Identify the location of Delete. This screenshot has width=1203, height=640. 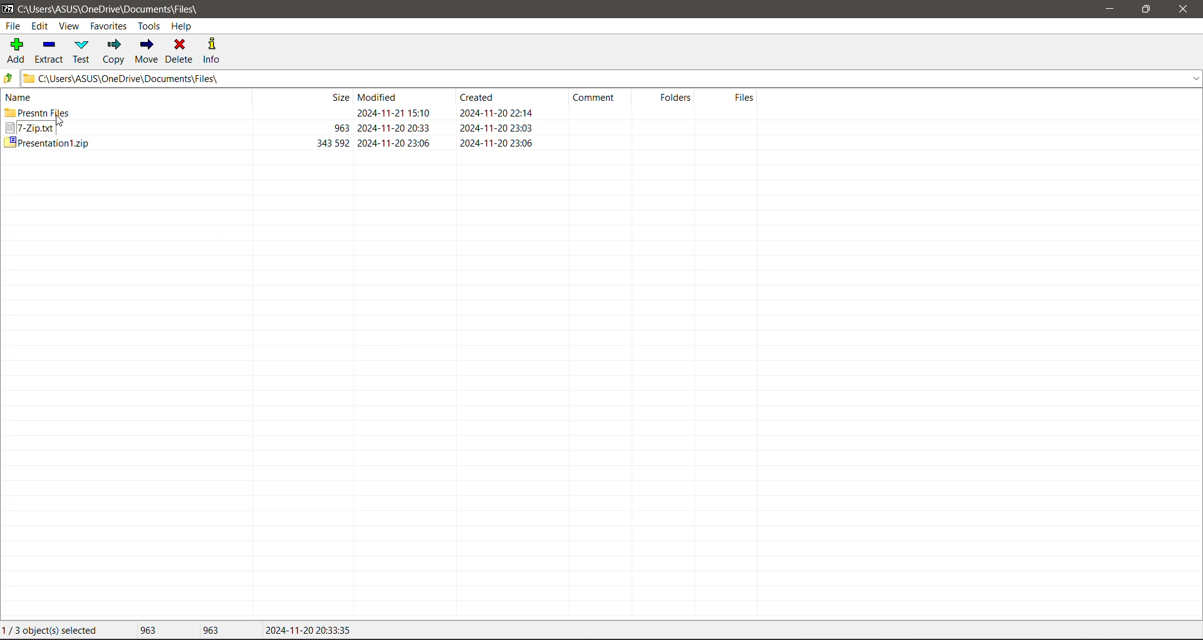
(180, 50).